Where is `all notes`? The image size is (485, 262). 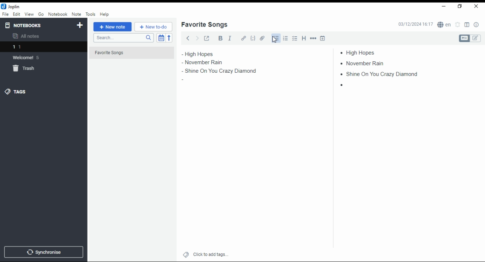 all notes is located at coordinates (28, 36).